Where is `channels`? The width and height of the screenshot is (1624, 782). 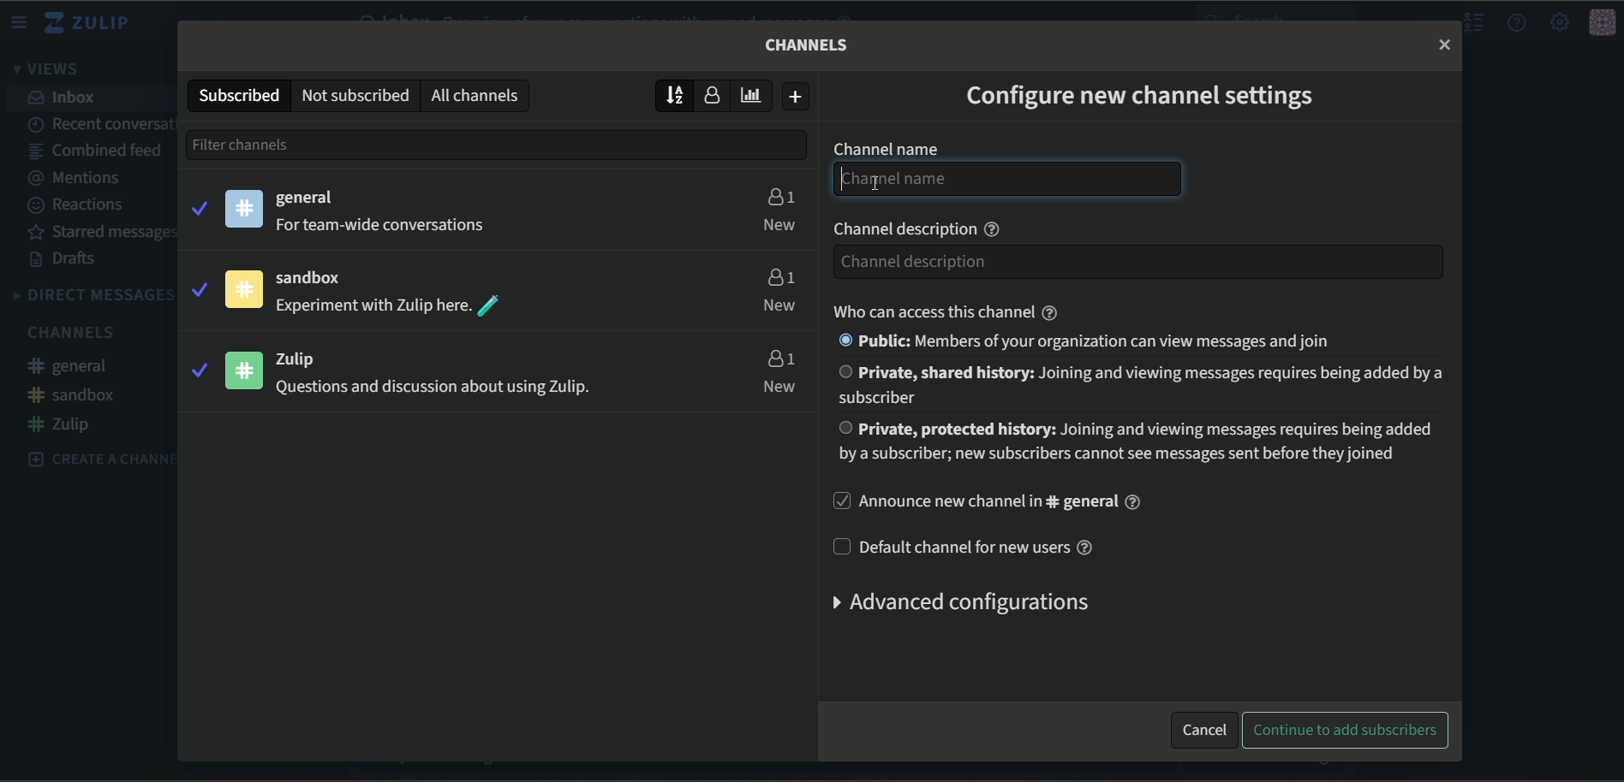
channels is located at coordinates (75, 332).